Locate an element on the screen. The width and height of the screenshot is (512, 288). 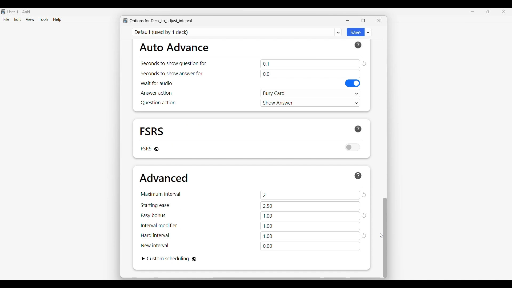
0.0 is located at coordinates (310, 74).